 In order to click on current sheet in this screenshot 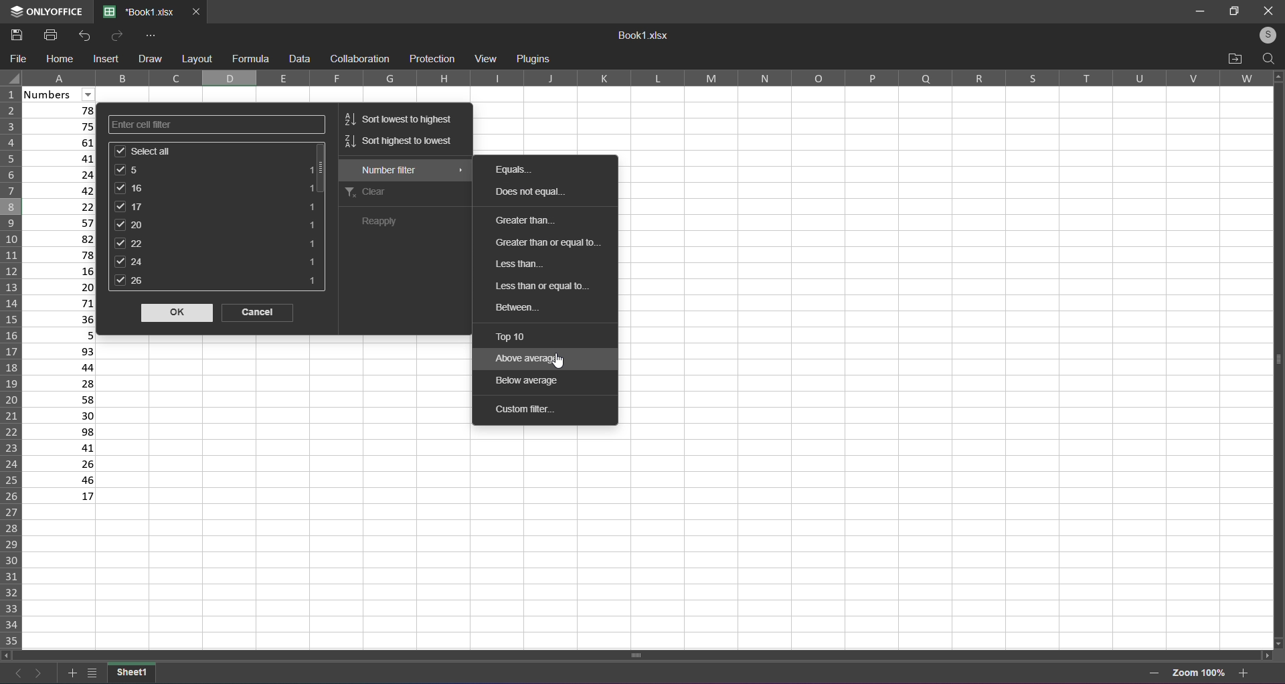, I will do `click(132, 672)`.